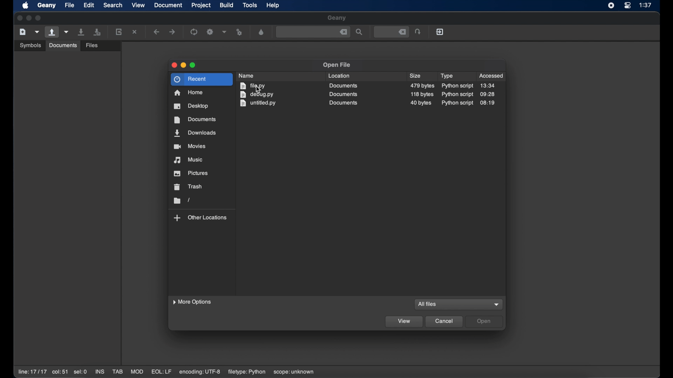 The width and height of the screenshot is (673, 378). Describe the element at coordinates (69, 5) in the screenshot. I see `file` at that location.